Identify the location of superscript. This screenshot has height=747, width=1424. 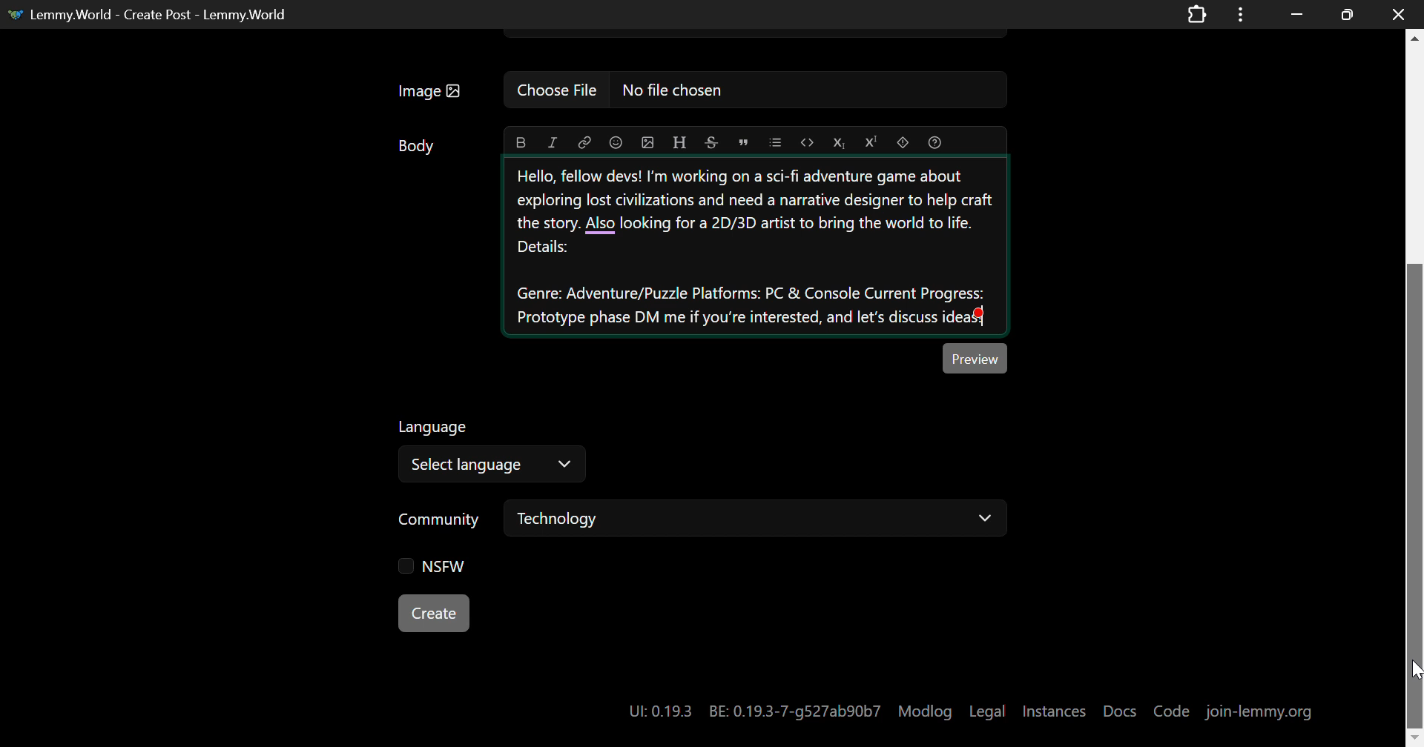
(871, 142).